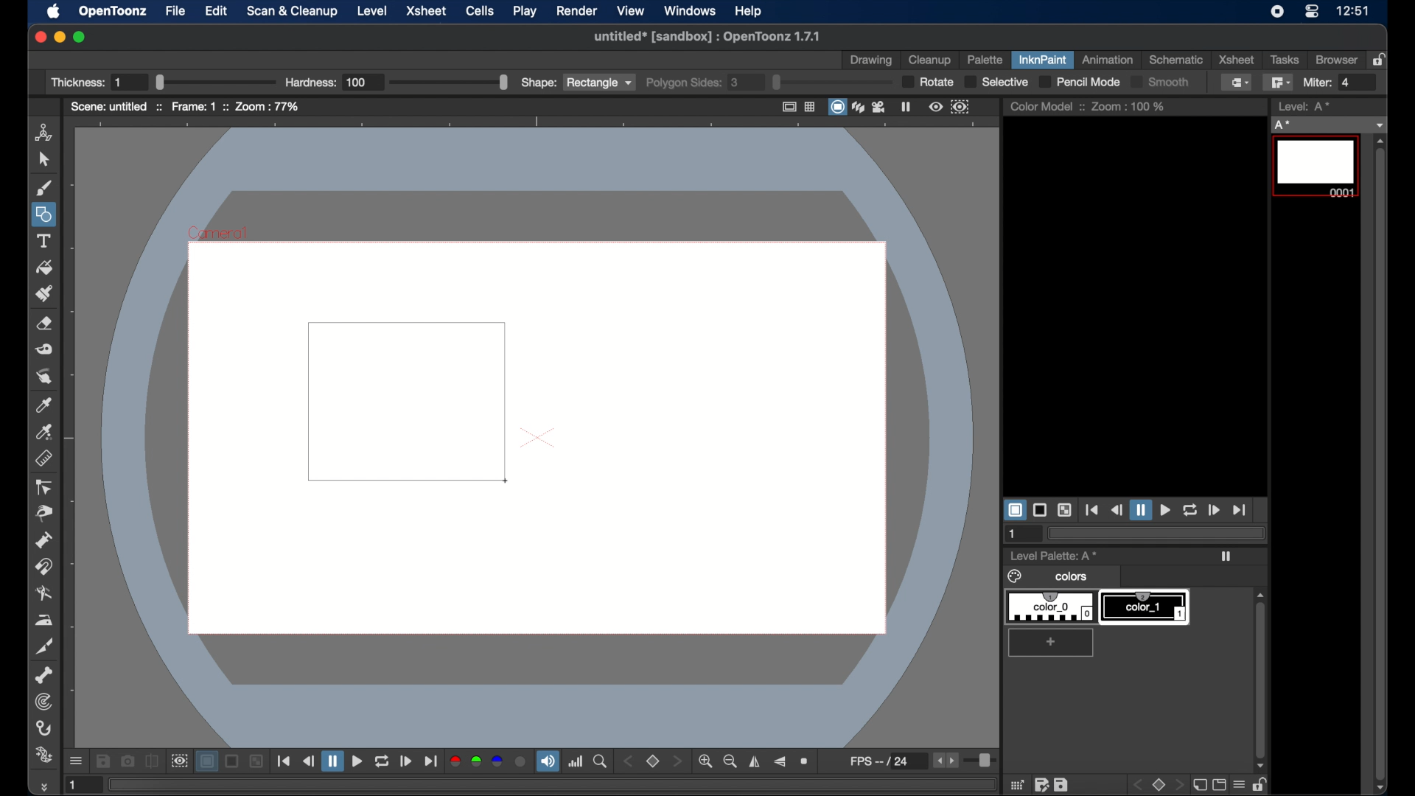  I want to click on scene: untitled, so click(116, 106).